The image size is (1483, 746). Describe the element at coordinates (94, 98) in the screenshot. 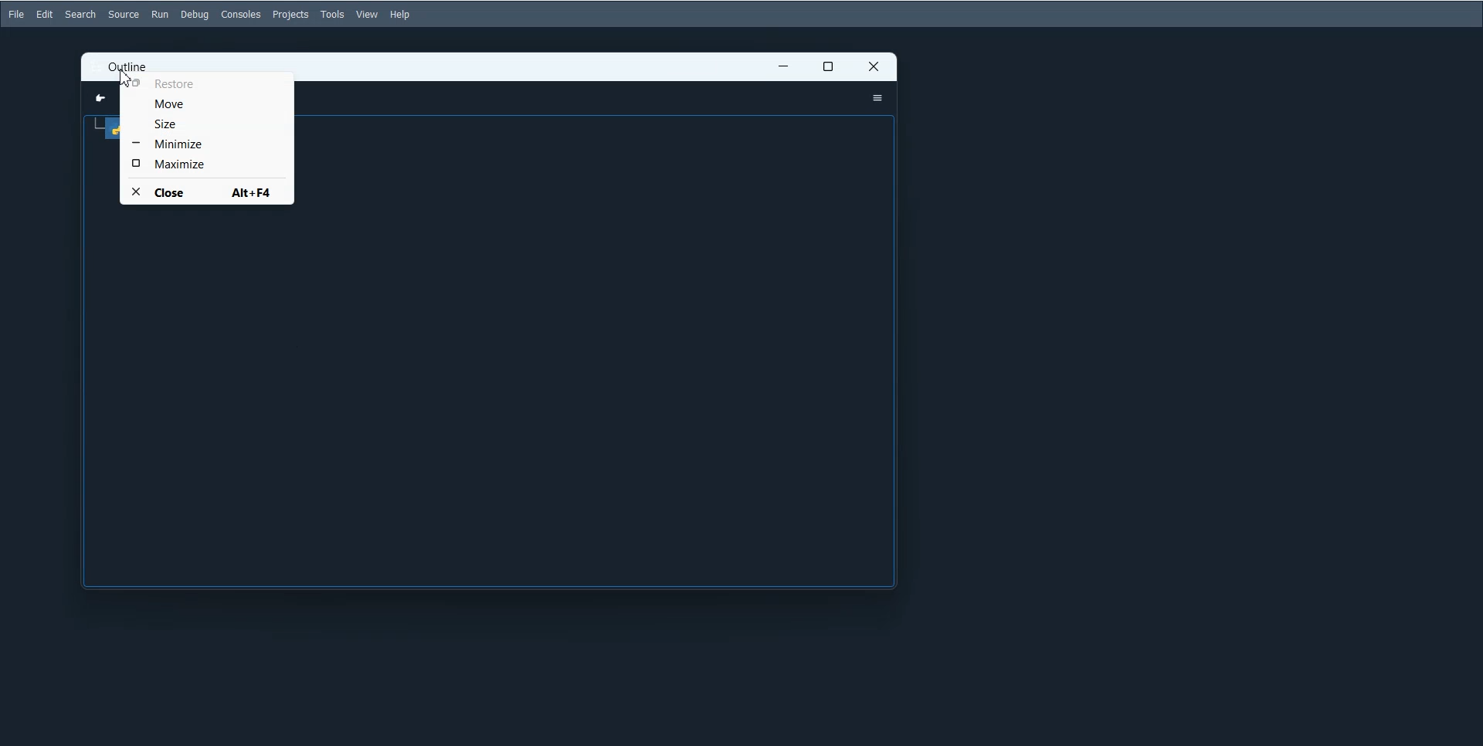

I see `go to cursor position` at that location.